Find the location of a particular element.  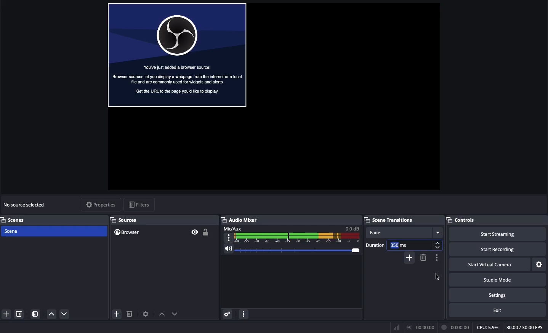

delete is located at coordinates (132, 314).